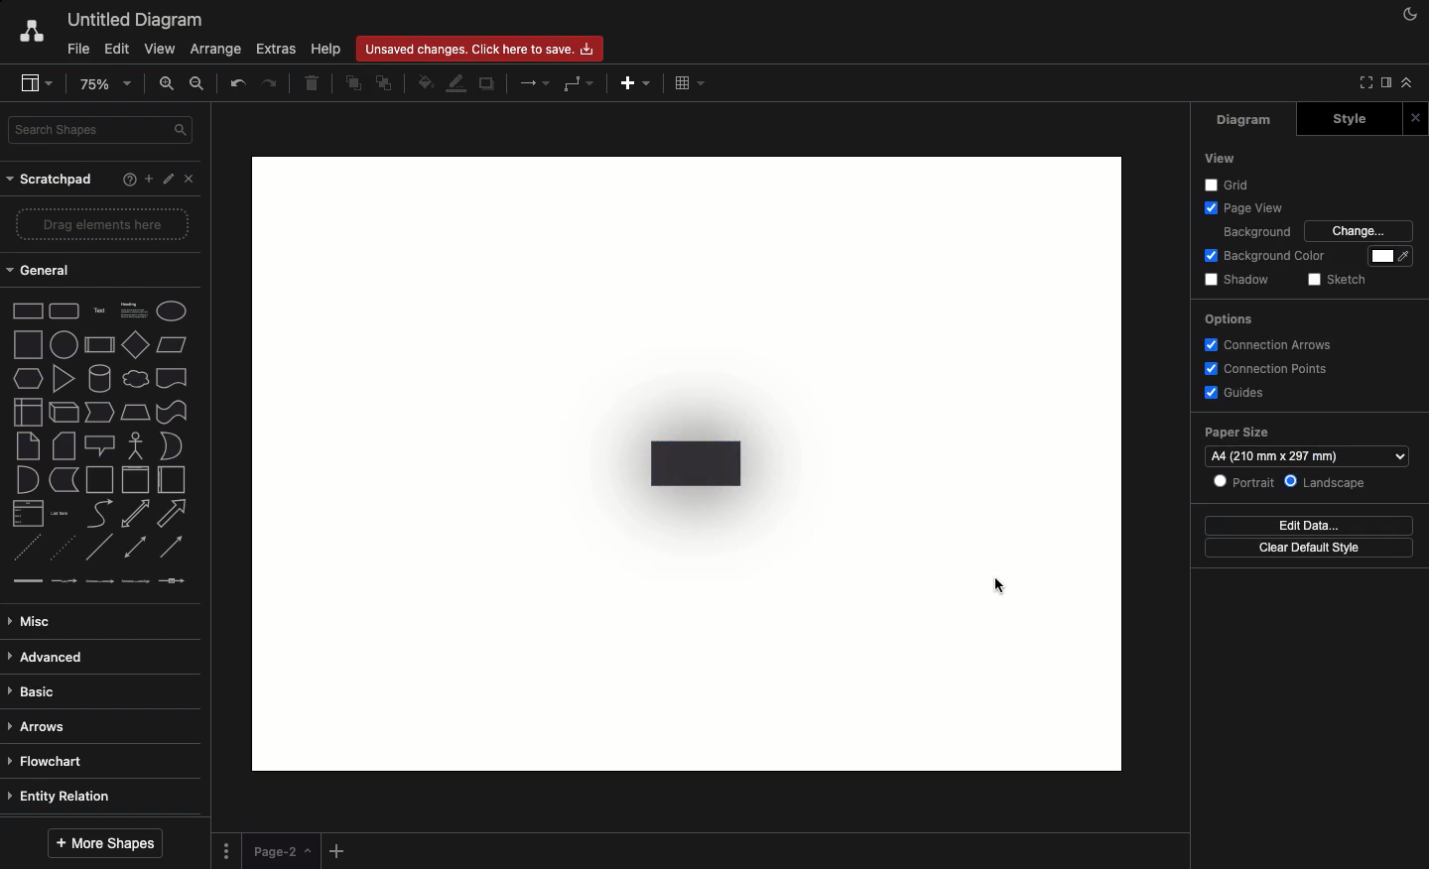  Describe the element at coordinates (94, 412) in the screenshot. I see `step` at that location.